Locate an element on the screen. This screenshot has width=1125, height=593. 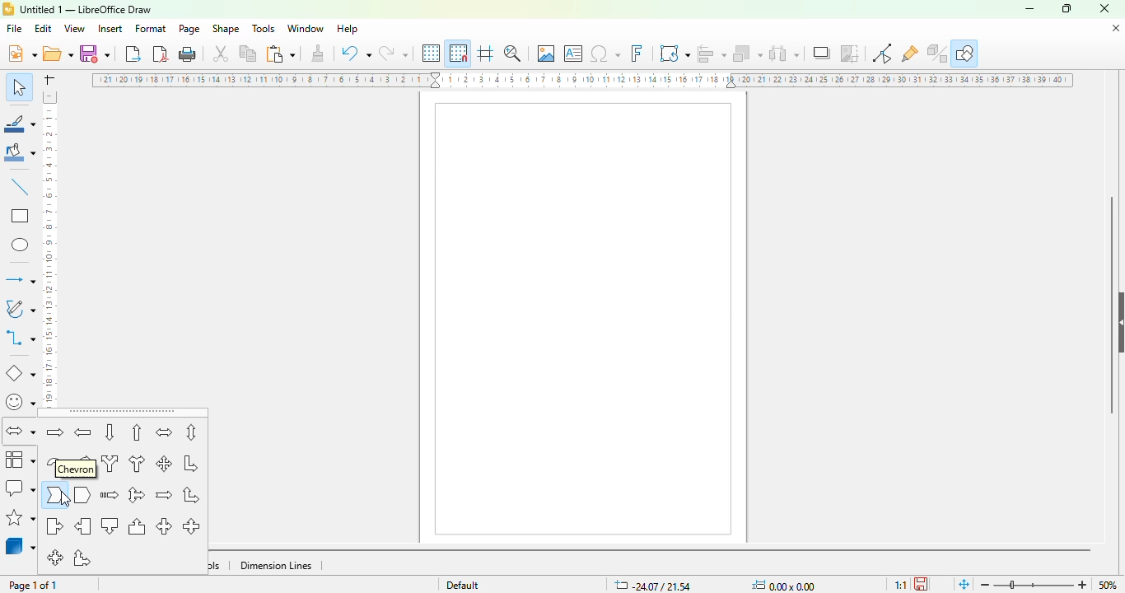
up and down arrow callout is located at coordinates (192, 526).